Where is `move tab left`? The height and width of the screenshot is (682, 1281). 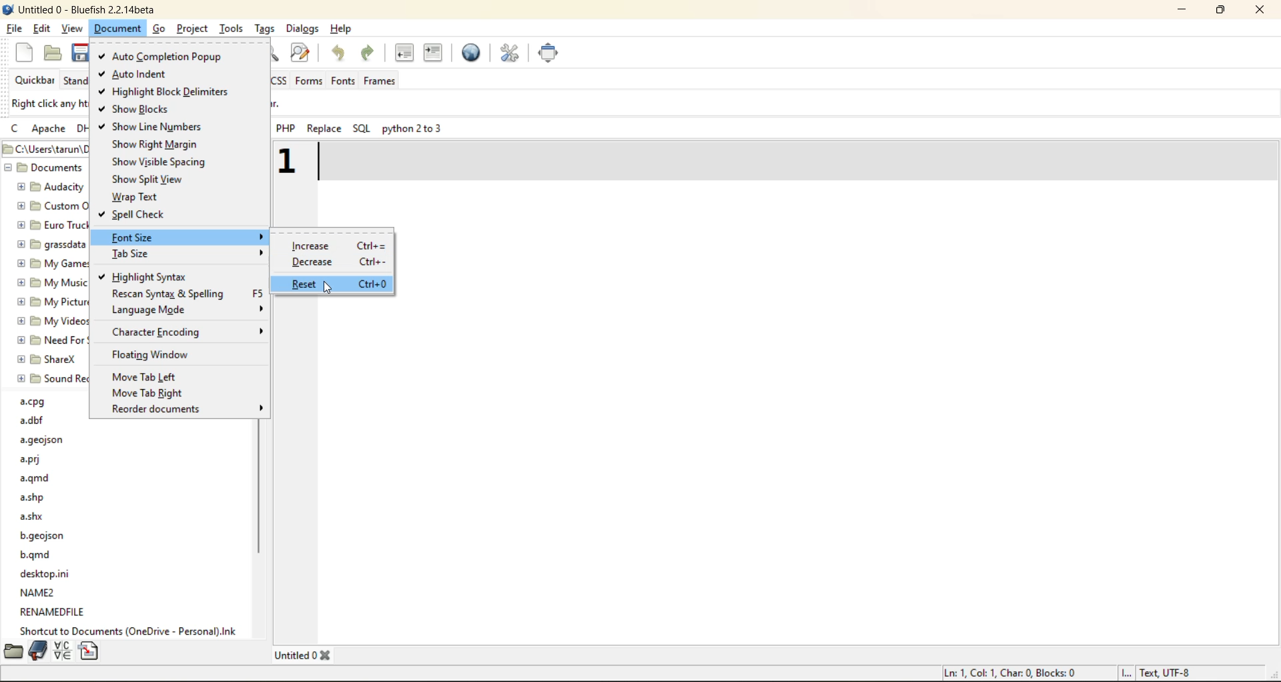 move tab left is located at coordinates (147, 378).